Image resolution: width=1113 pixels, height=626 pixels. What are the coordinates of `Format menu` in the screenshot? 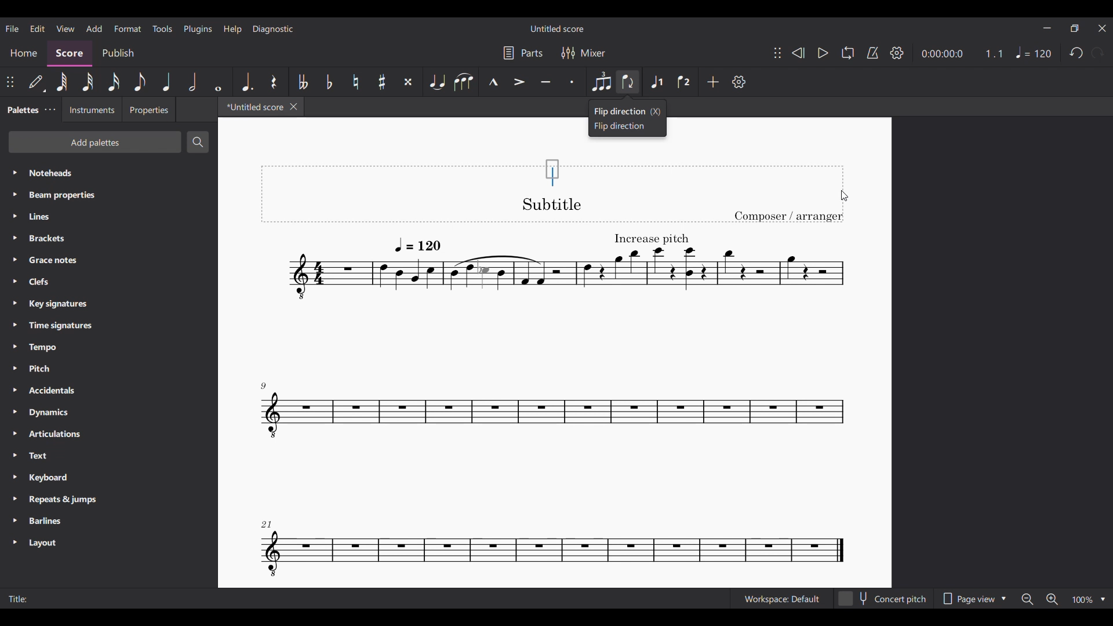 It's located at (128, 29).